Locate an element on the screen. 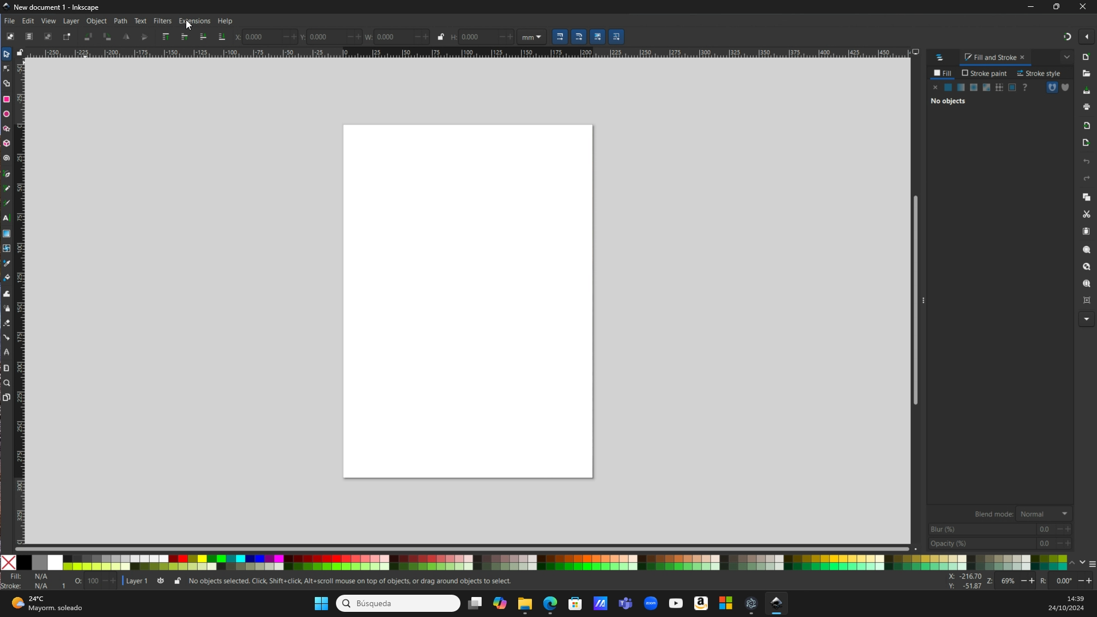  Options is located at coordinates (1078, 37).